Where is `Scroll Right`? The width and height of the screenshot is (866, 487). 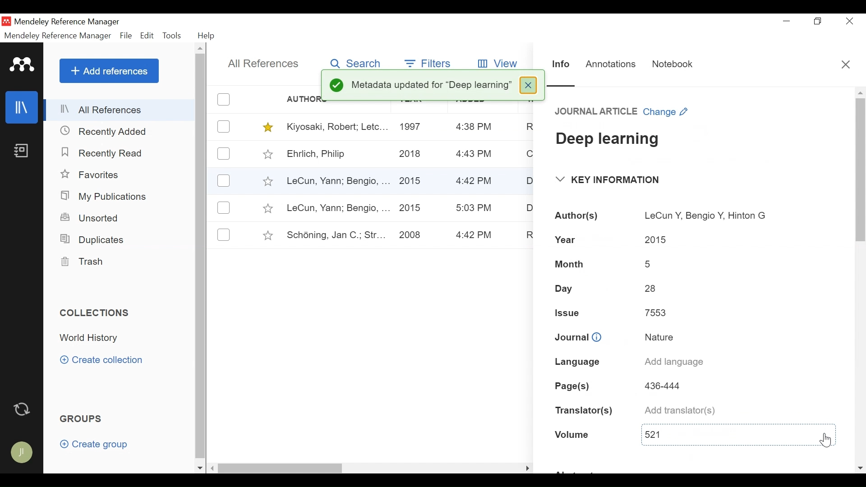
Scroll Right is located at coordinates (213, 469).